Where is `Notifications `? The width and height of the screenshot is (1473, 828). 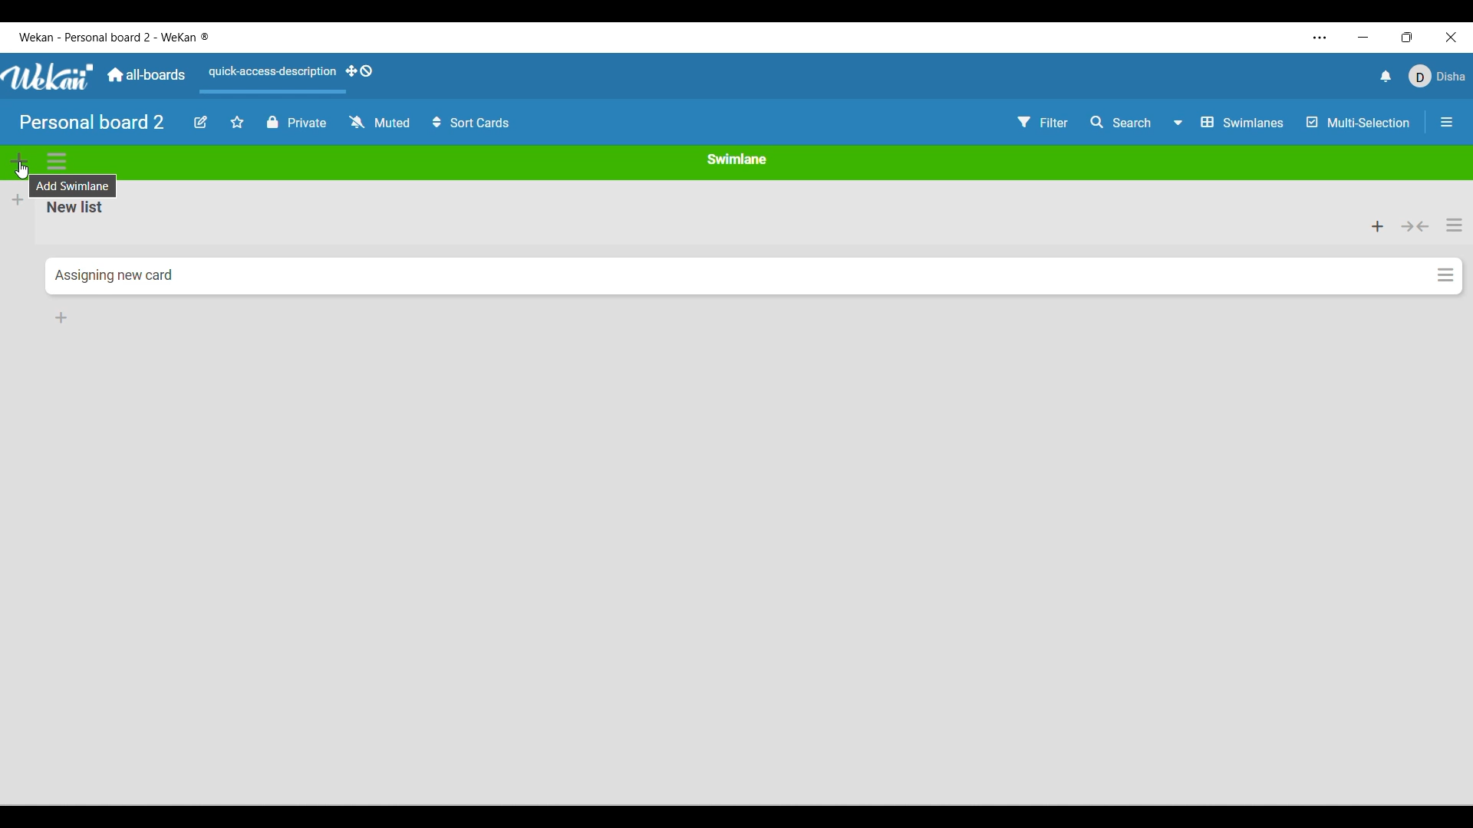 Notifications  is located at coordinates (1386, 76).